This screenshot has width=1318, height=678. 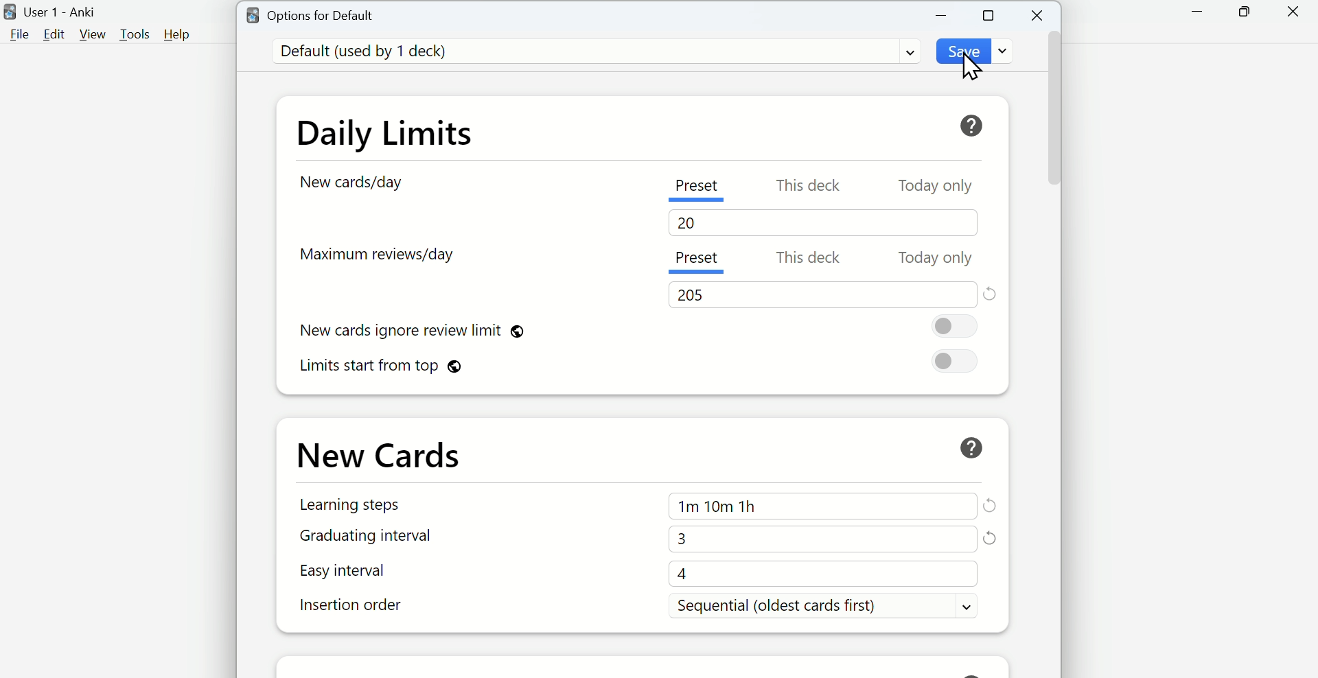 I want to click on Today only, so click(x=939, y=257).